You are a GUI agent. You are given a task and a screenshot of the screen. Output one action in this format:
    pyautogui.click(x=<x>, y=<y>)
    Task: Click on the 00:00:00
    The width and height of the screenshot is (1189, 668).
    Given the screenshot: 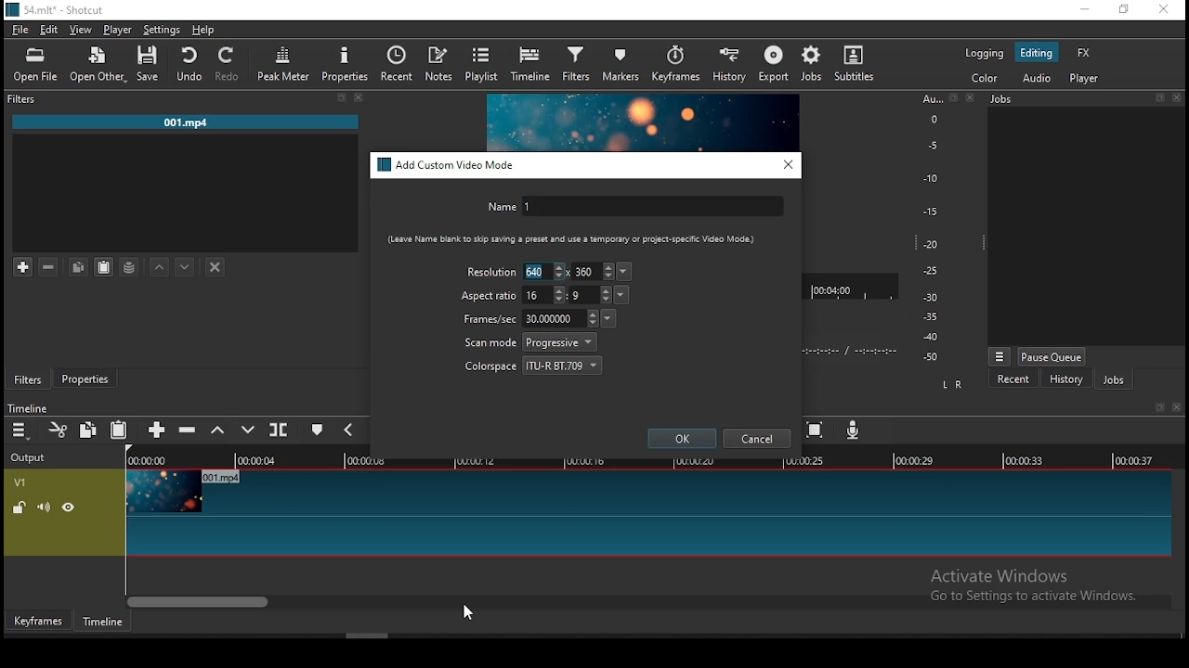 What is the action you would take?
    pyautogui.click(x=144, y=460)
    